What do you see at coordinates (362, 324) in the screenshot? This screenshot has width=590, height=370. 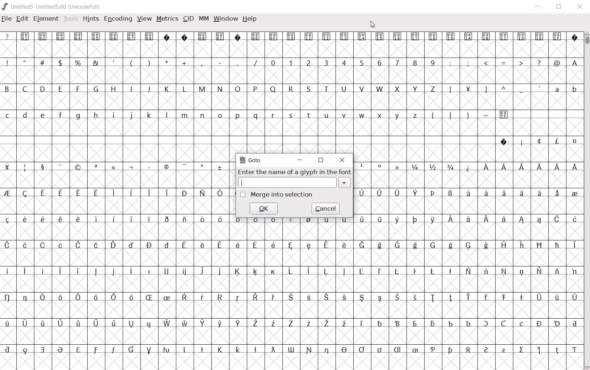 I see `Symbol` at bounding box center [362, 324].